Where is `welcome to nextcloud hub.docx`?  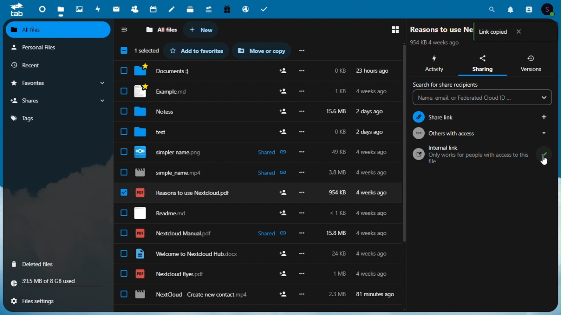 welcome to nextcloud hub.docx is located at coordinates (187, 254).